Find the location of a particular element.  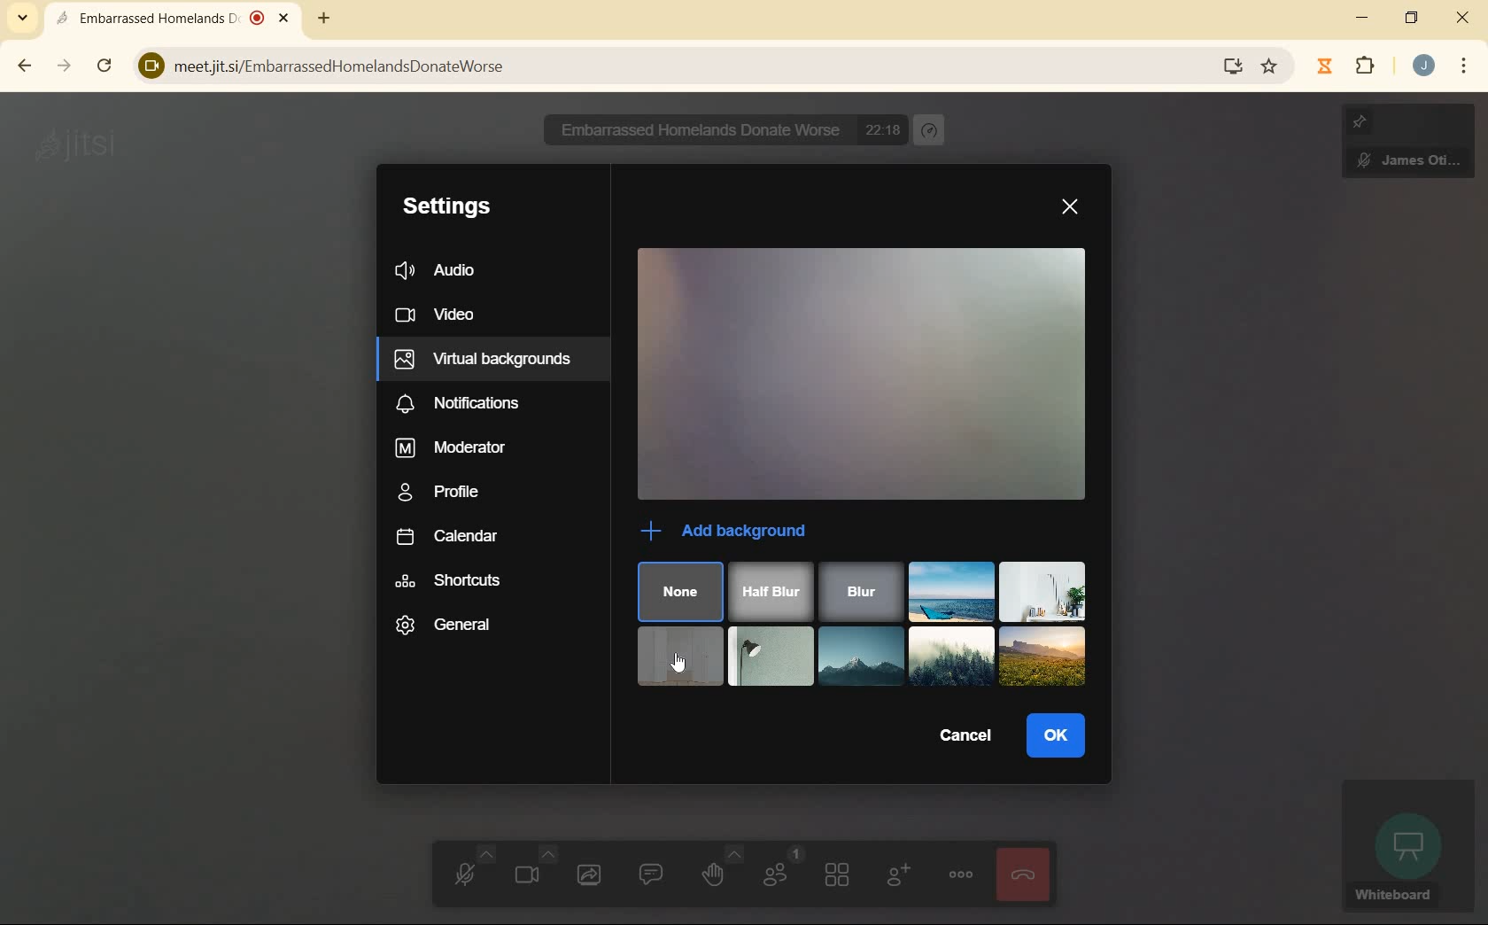

ok is located at coordinates (1057, 738).